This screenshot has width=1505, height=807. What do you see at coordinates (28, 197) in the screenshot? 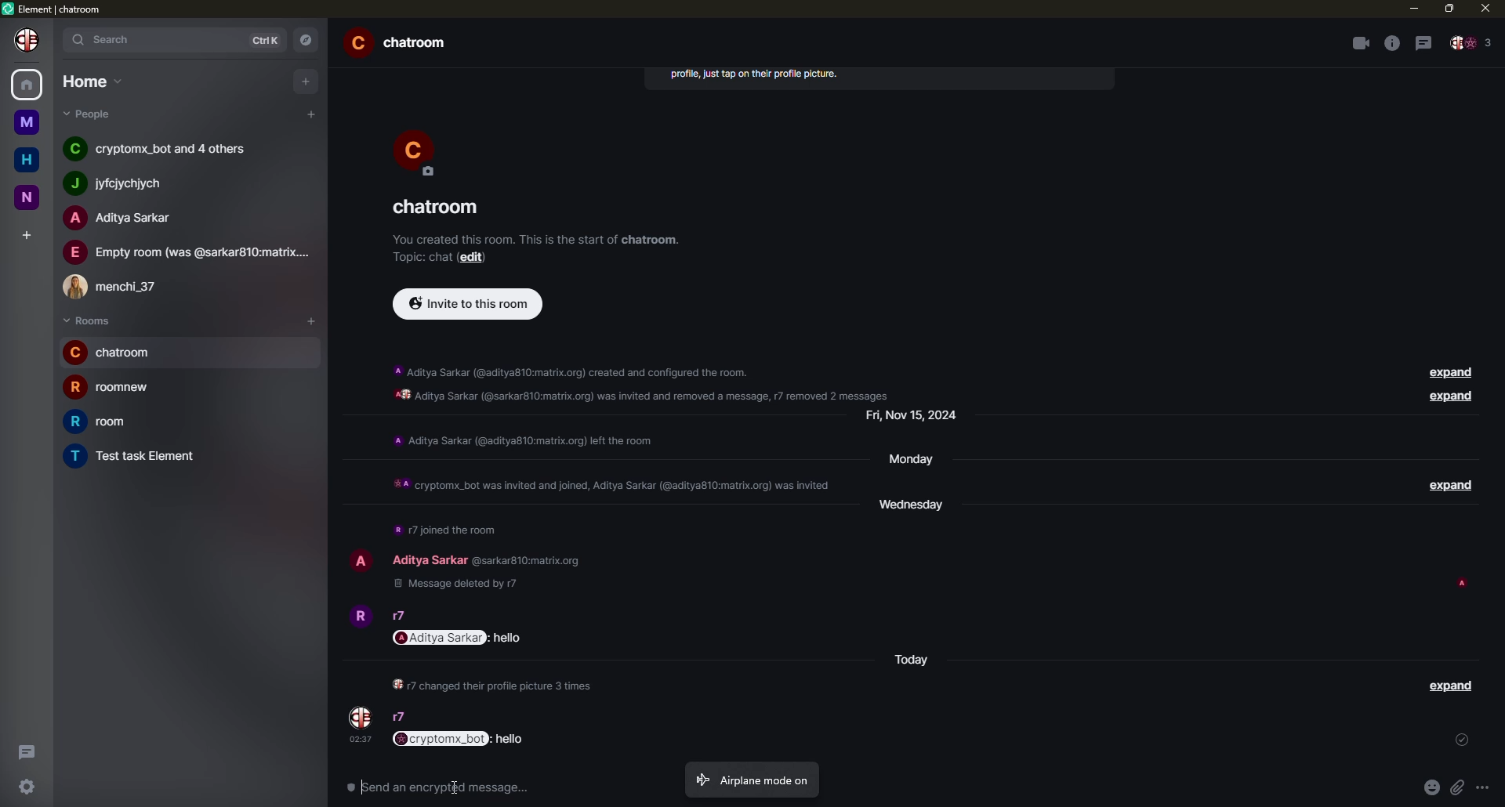
I see `n` at bounding box center [28, 197].